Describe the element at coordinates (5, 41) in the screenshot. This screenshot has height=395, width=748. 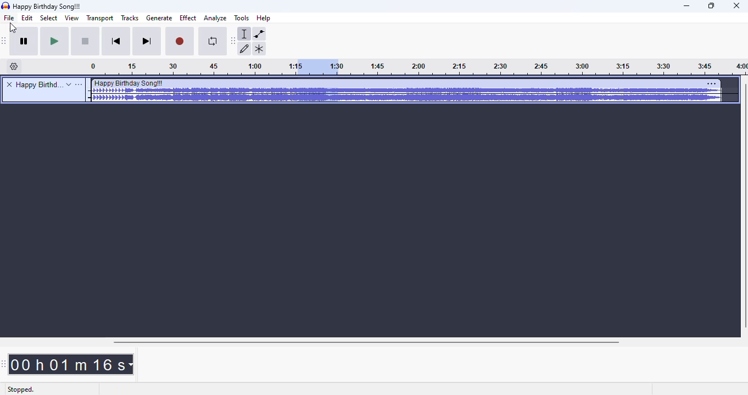
I see `audacity transport toolbar` at that location.